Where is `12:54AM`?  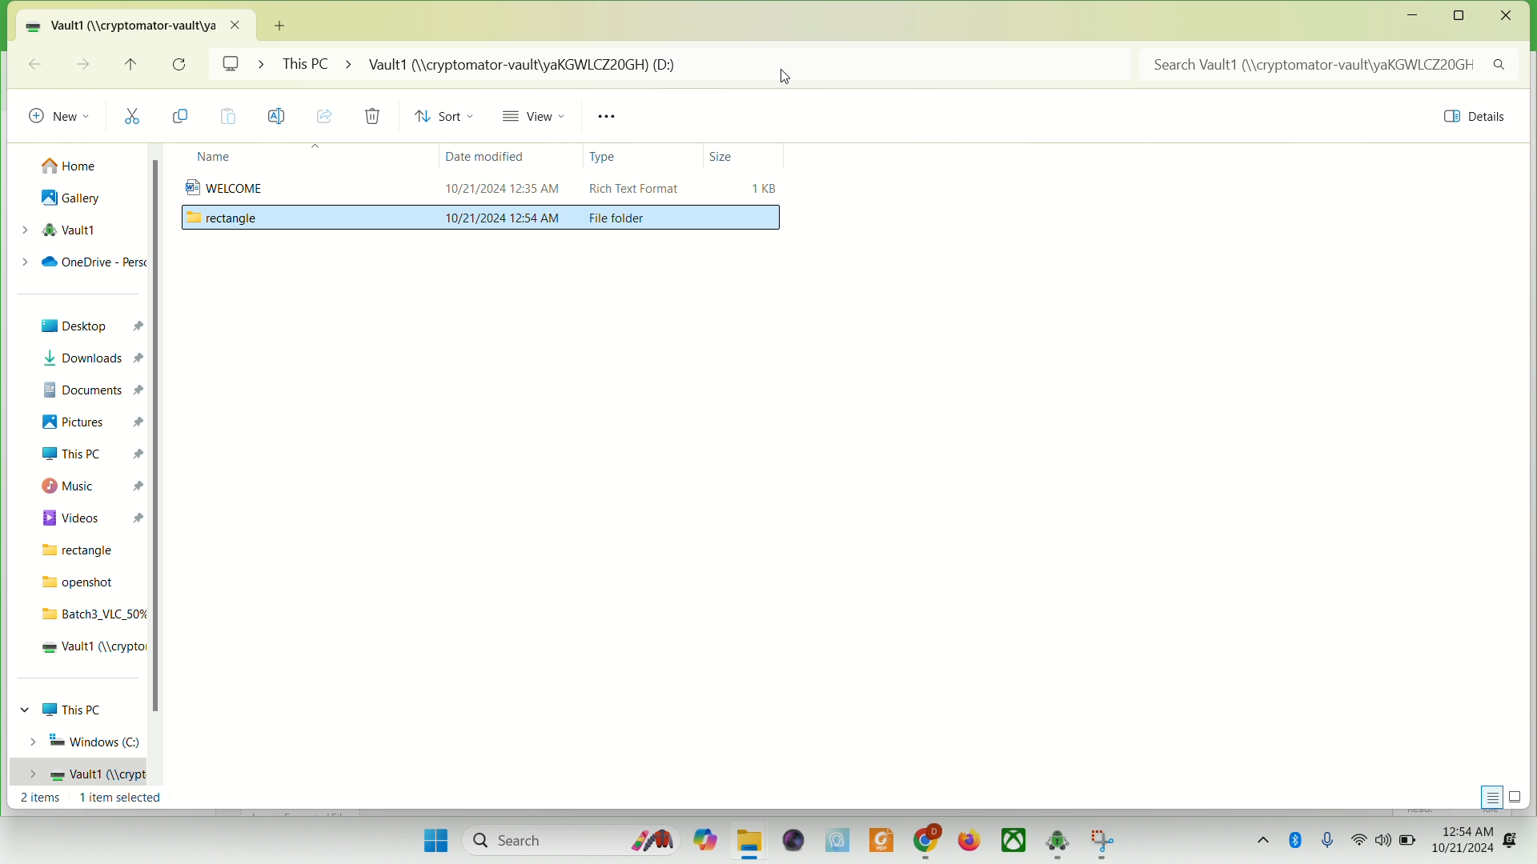 12:54AM is located at coordinates (1462, 830).